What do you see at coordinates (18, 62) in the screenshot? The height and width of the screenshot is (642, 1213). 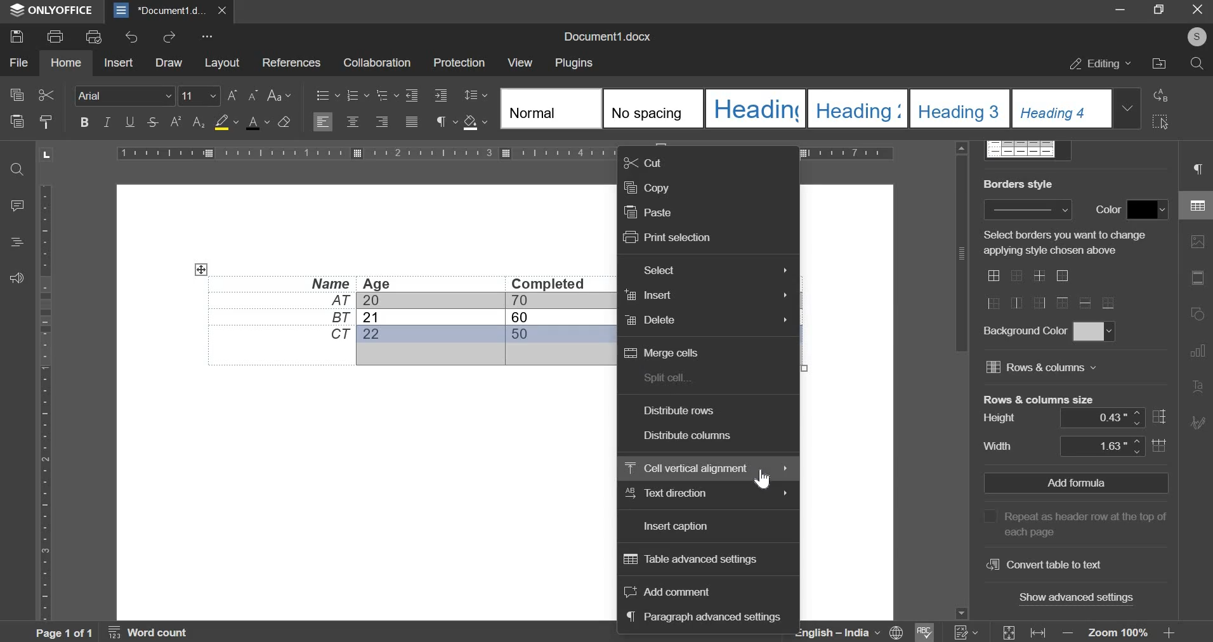 I see `file` at bounding box center [18, 62].